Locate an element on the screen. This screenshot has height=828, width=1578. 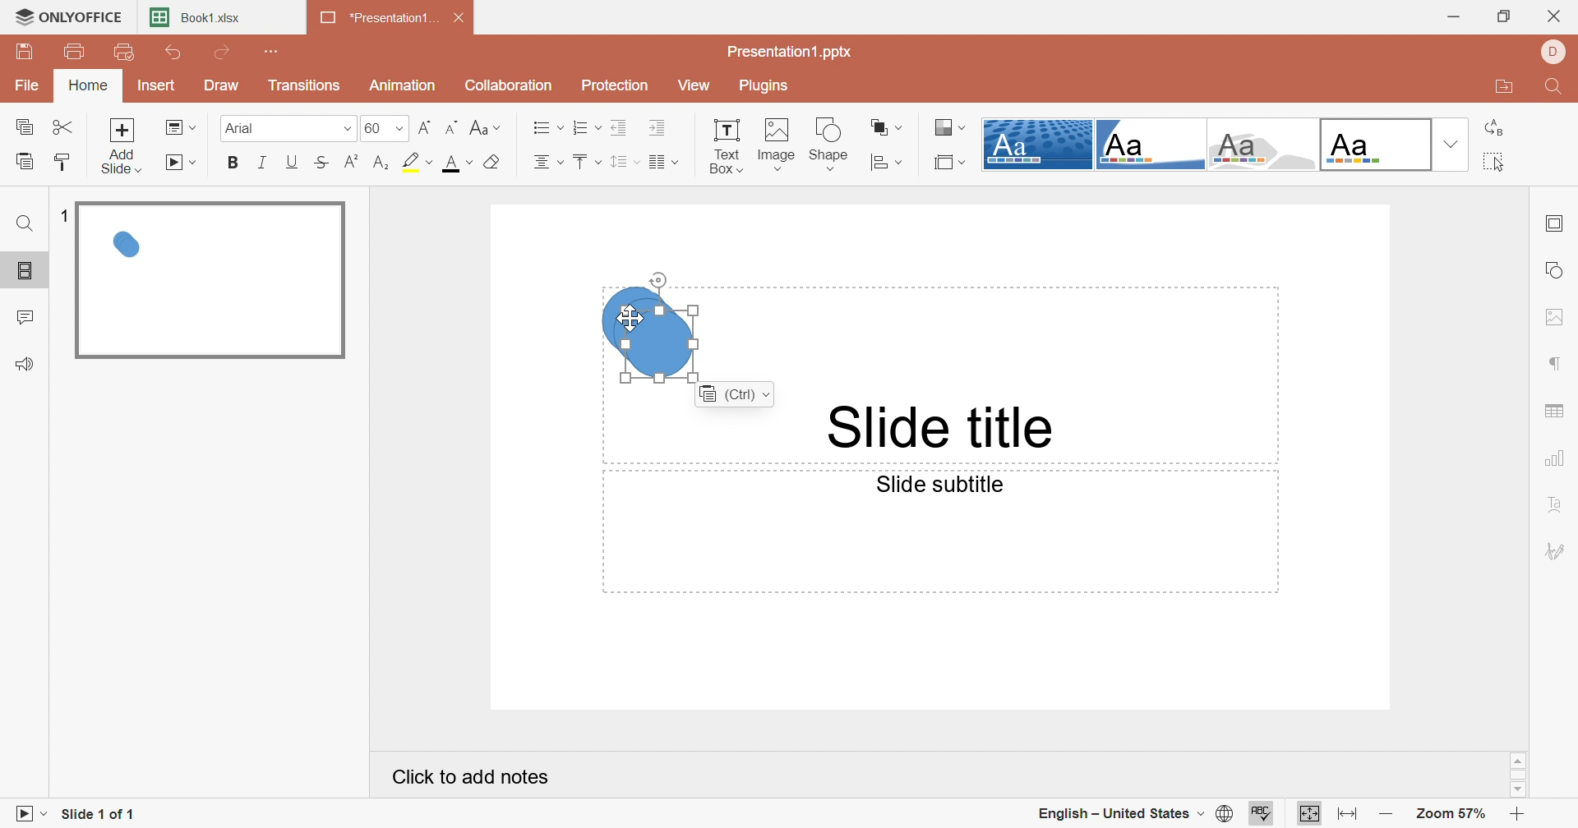
Start slideshow is located at coordinates (27, 816).